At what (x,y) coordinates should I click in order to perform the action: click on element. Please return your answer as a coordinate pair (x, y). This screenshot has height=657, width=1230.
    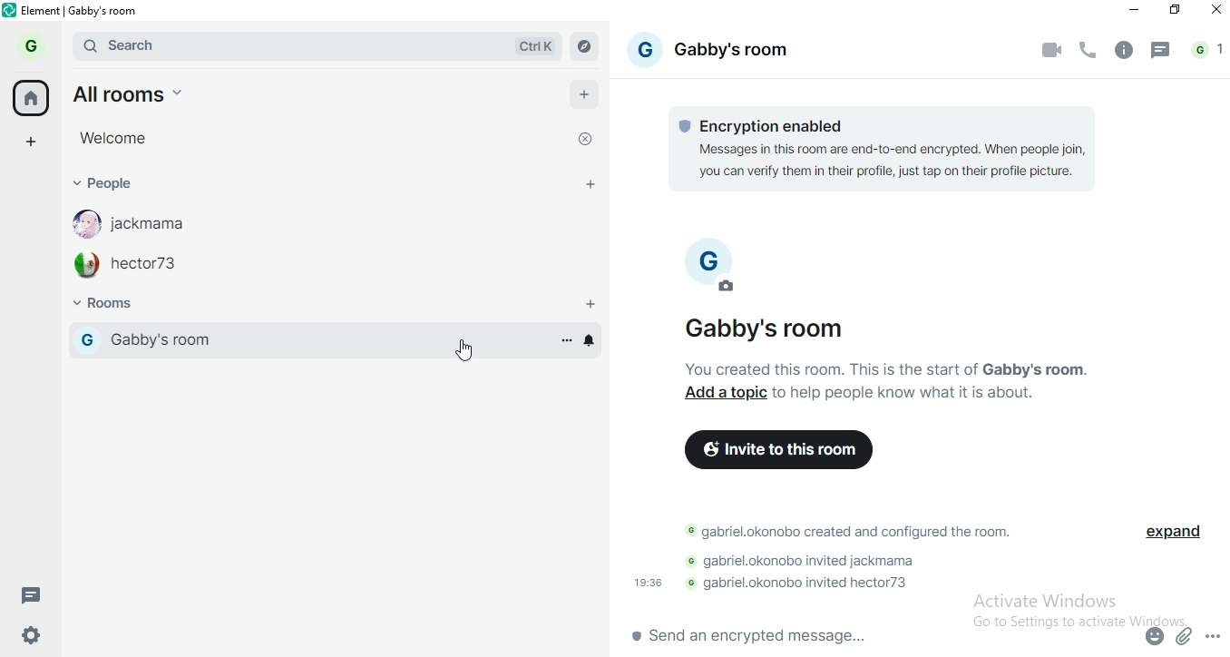
    Looking at the image, I should click on (84, 10).